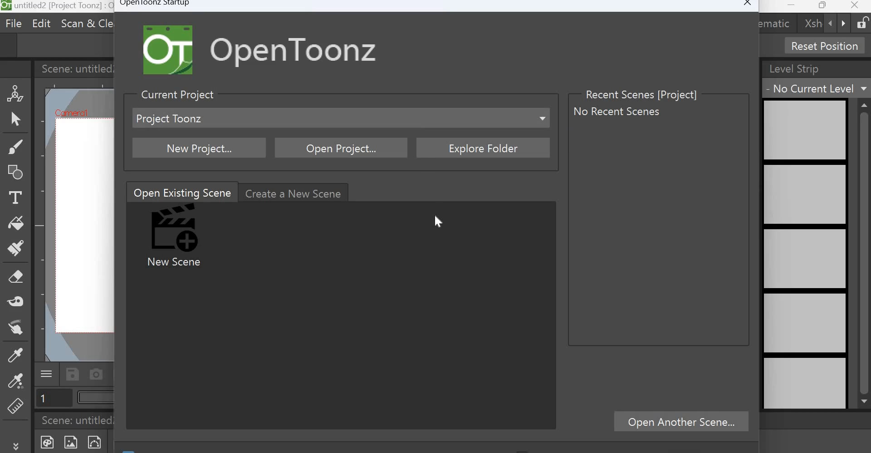  Describe the element at coordinates (749, 6) in the screenshot. I see `Close window` at that location.